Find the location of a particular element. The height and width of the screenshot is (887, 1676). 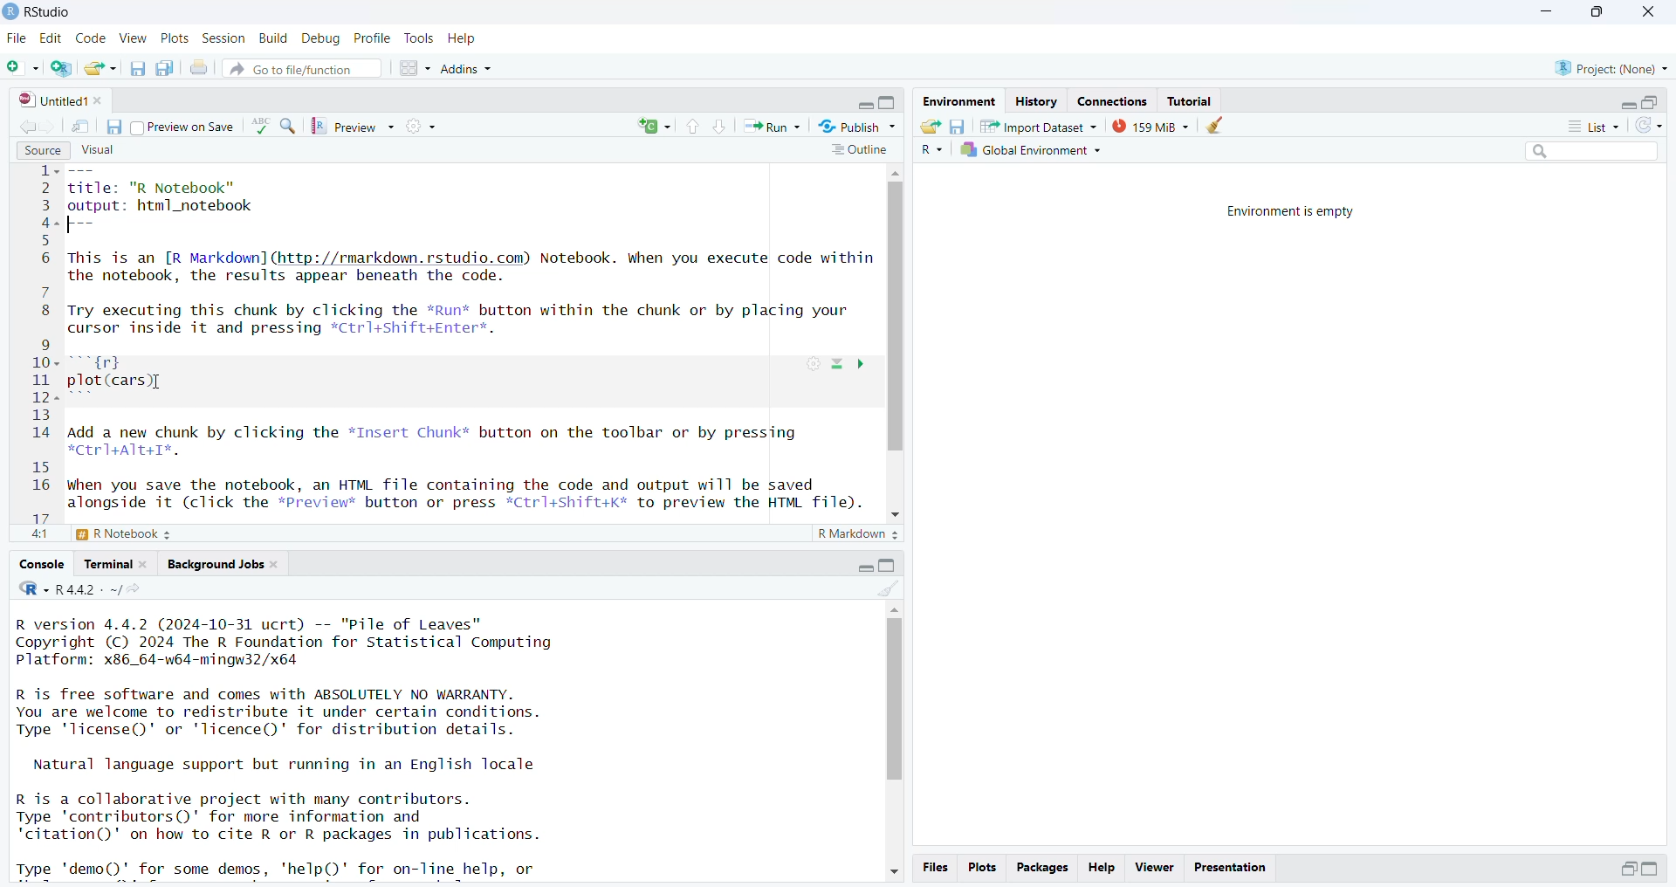

create a project is located at coordinates (64, 68).